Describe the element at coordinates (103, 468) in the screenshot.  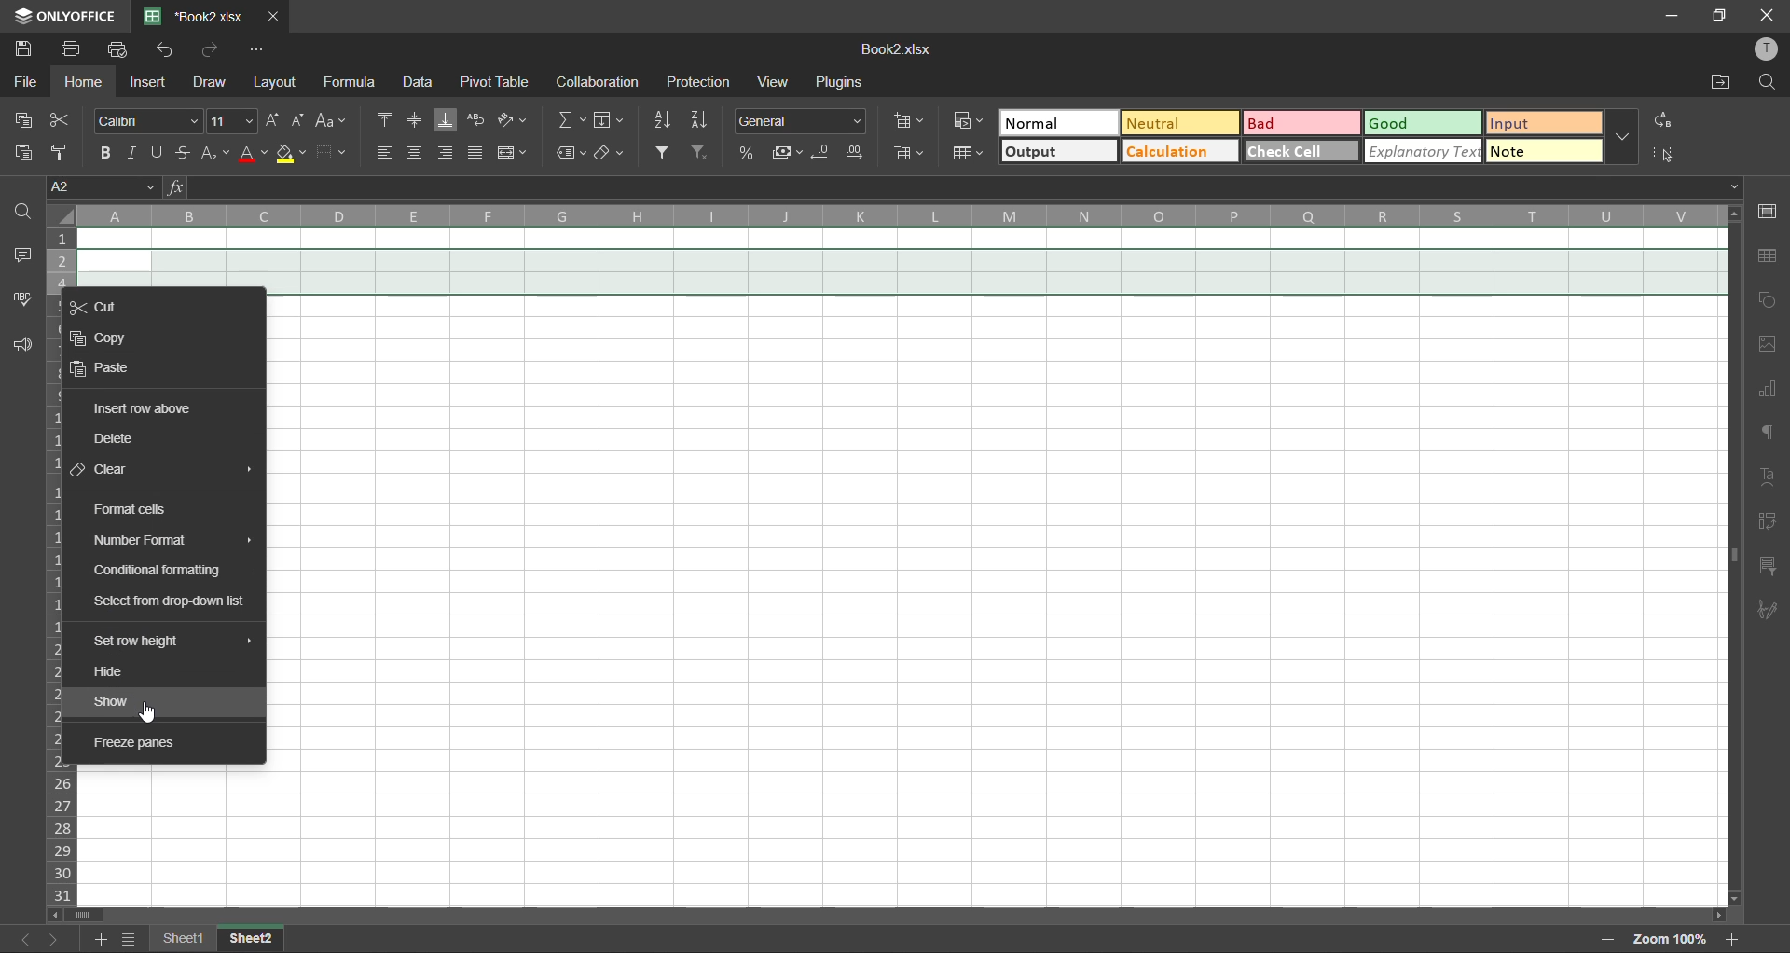
I see `clear` at that location.